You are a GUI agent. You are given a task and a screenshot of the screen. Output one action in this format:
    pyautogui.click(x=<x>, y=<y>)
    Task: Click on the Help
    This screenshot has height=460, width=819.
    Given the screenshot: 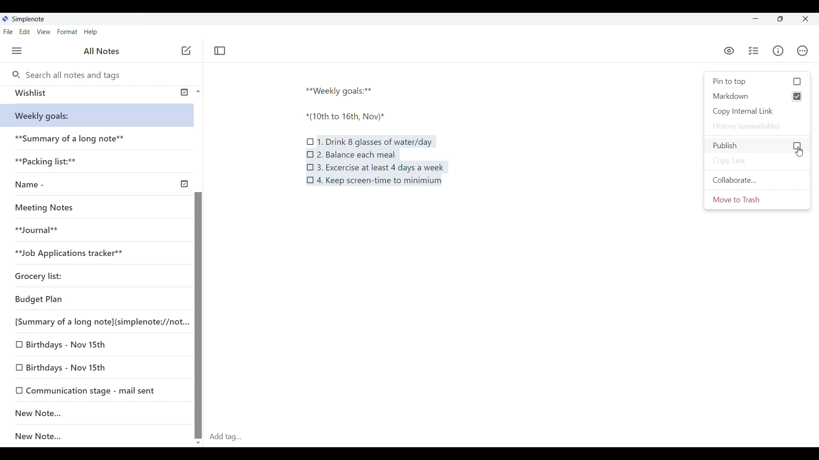 What is the action you would take?
    pyautogui.click(x=91, y=32)
    